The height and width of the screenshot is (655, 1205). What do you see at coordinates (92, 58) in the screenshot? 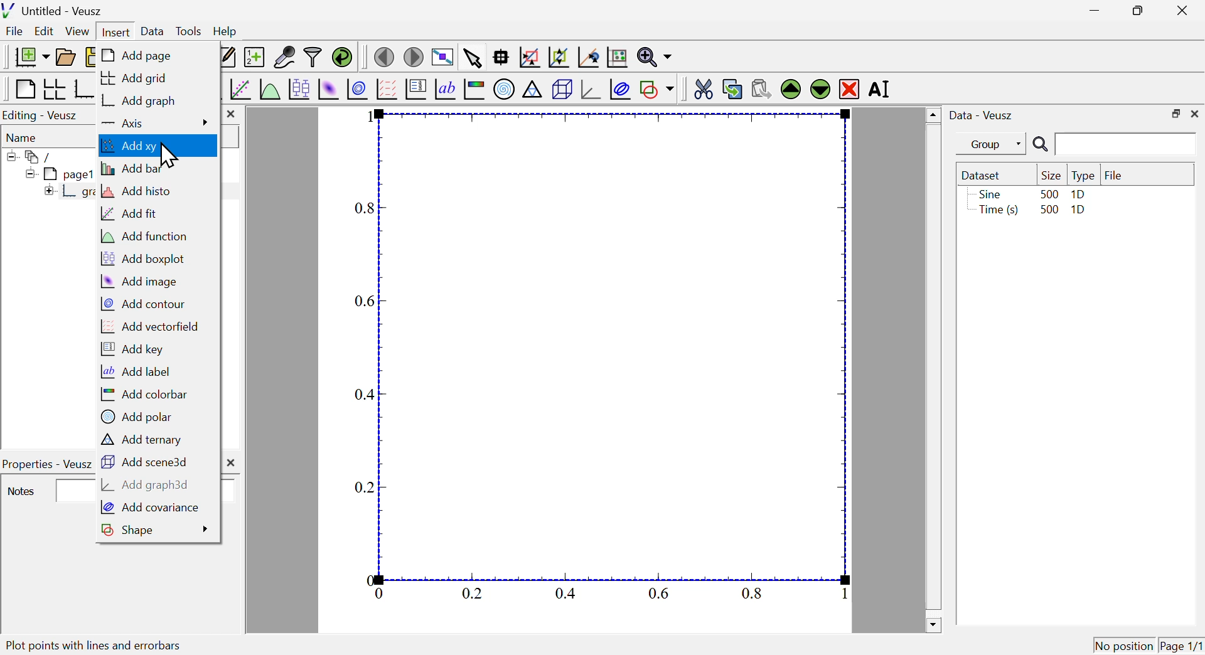
I see `save the document` at bounding box center [92, 58].